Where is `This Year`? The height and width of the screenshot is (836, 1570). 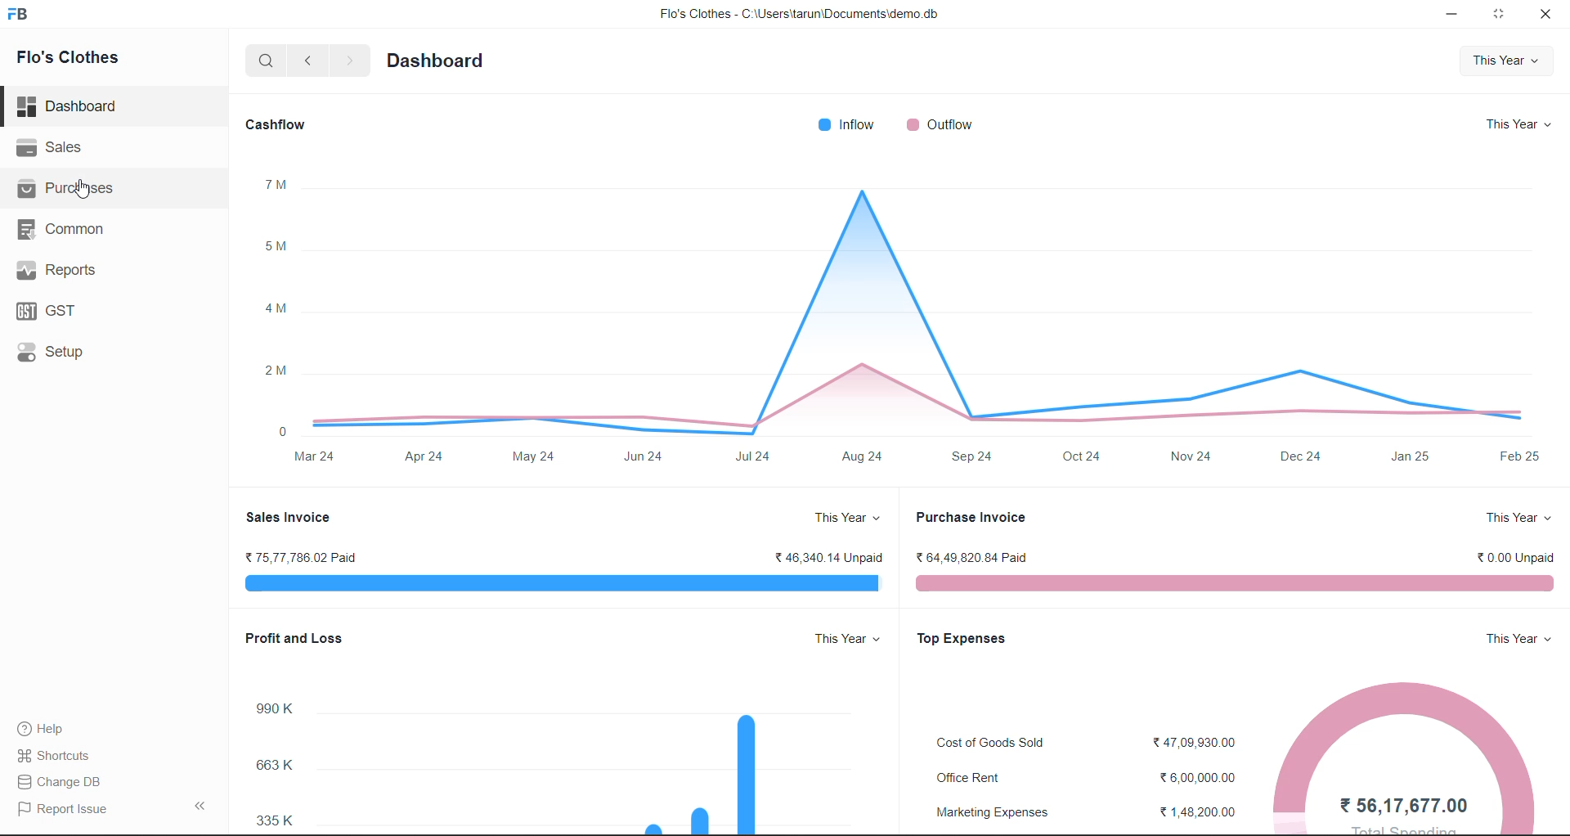
This Year is located at coordinates (1509, 640).